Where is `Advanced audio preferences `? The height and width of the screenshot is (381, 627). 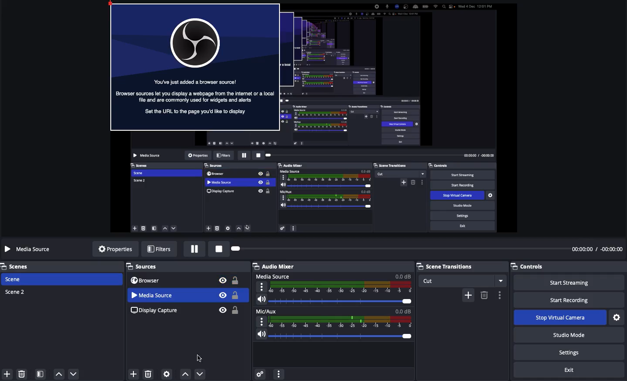
Advanced audio preferences  is located at coordinates (261, 375).